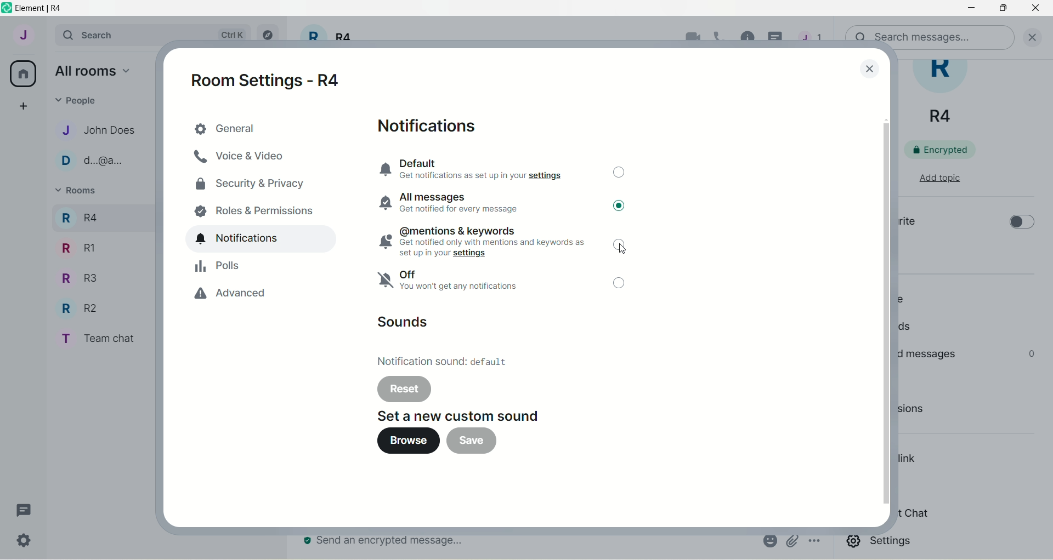  I want to click on close, so click(1036, 36).